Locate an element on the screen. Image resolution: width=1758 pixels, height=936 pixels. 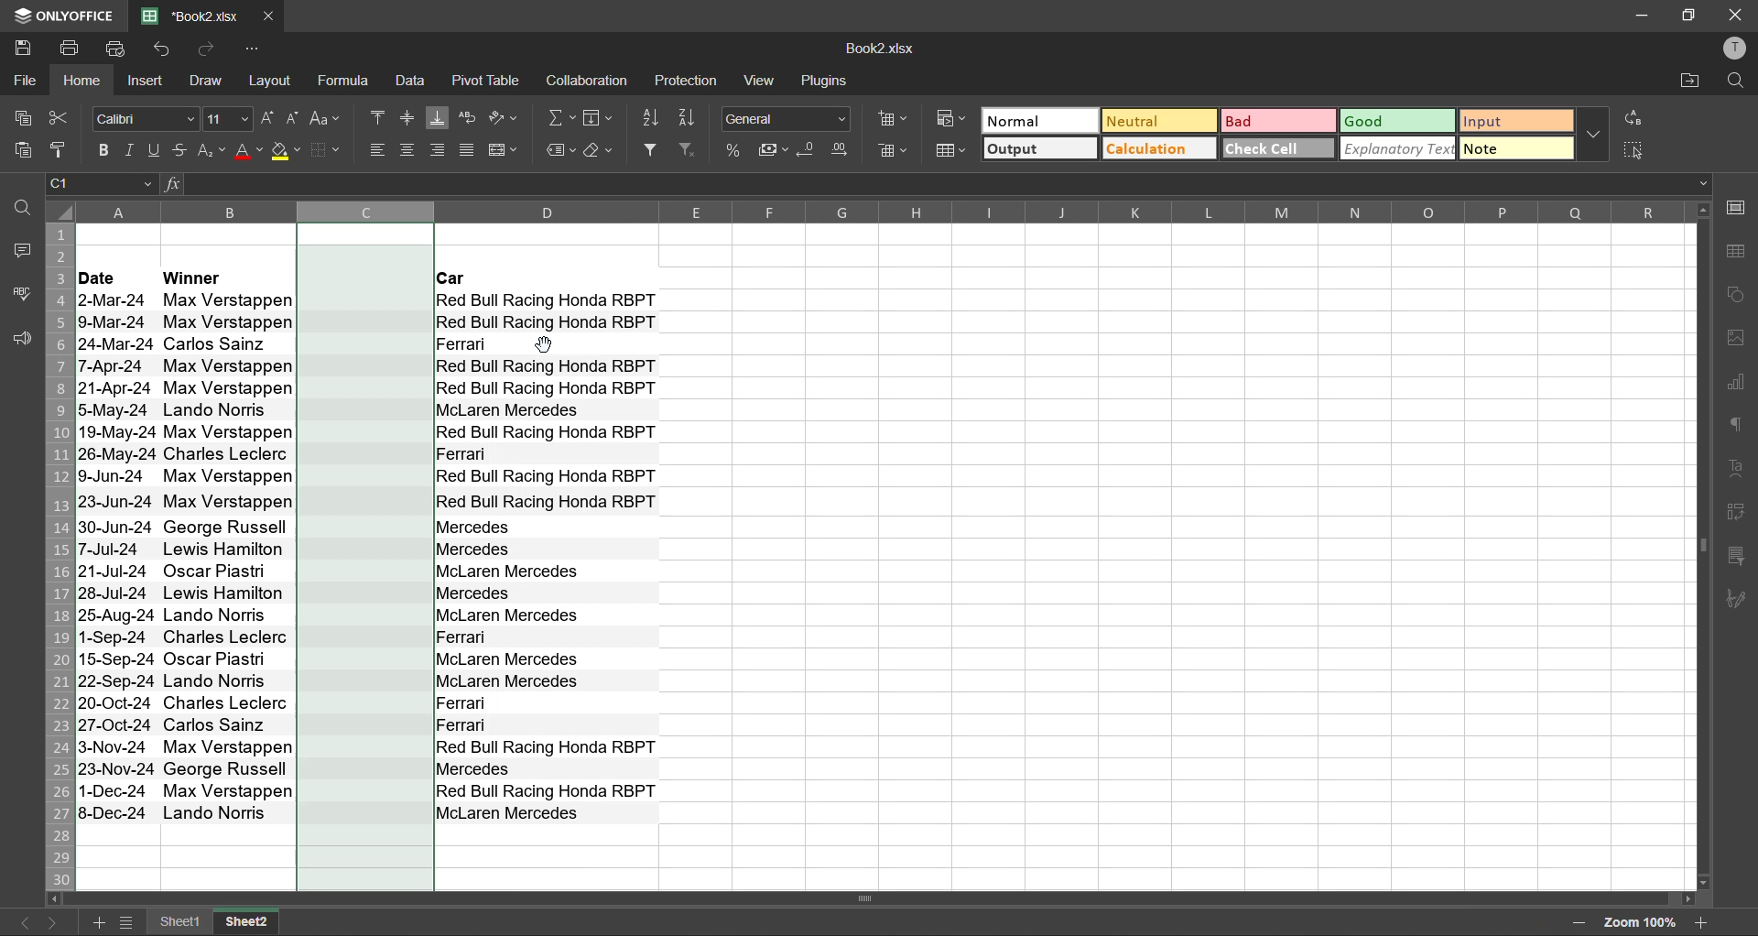
formula is located at coordinates (351, 82).